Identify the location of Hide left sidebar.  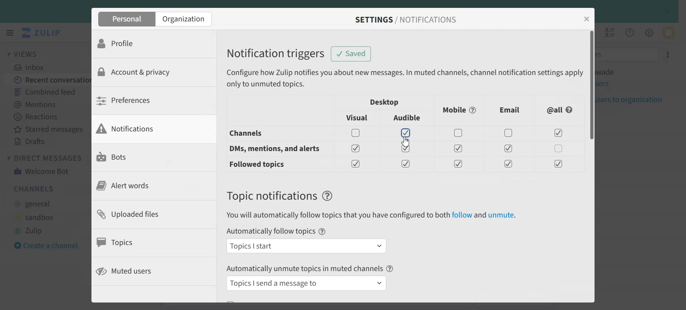
(10, 33).